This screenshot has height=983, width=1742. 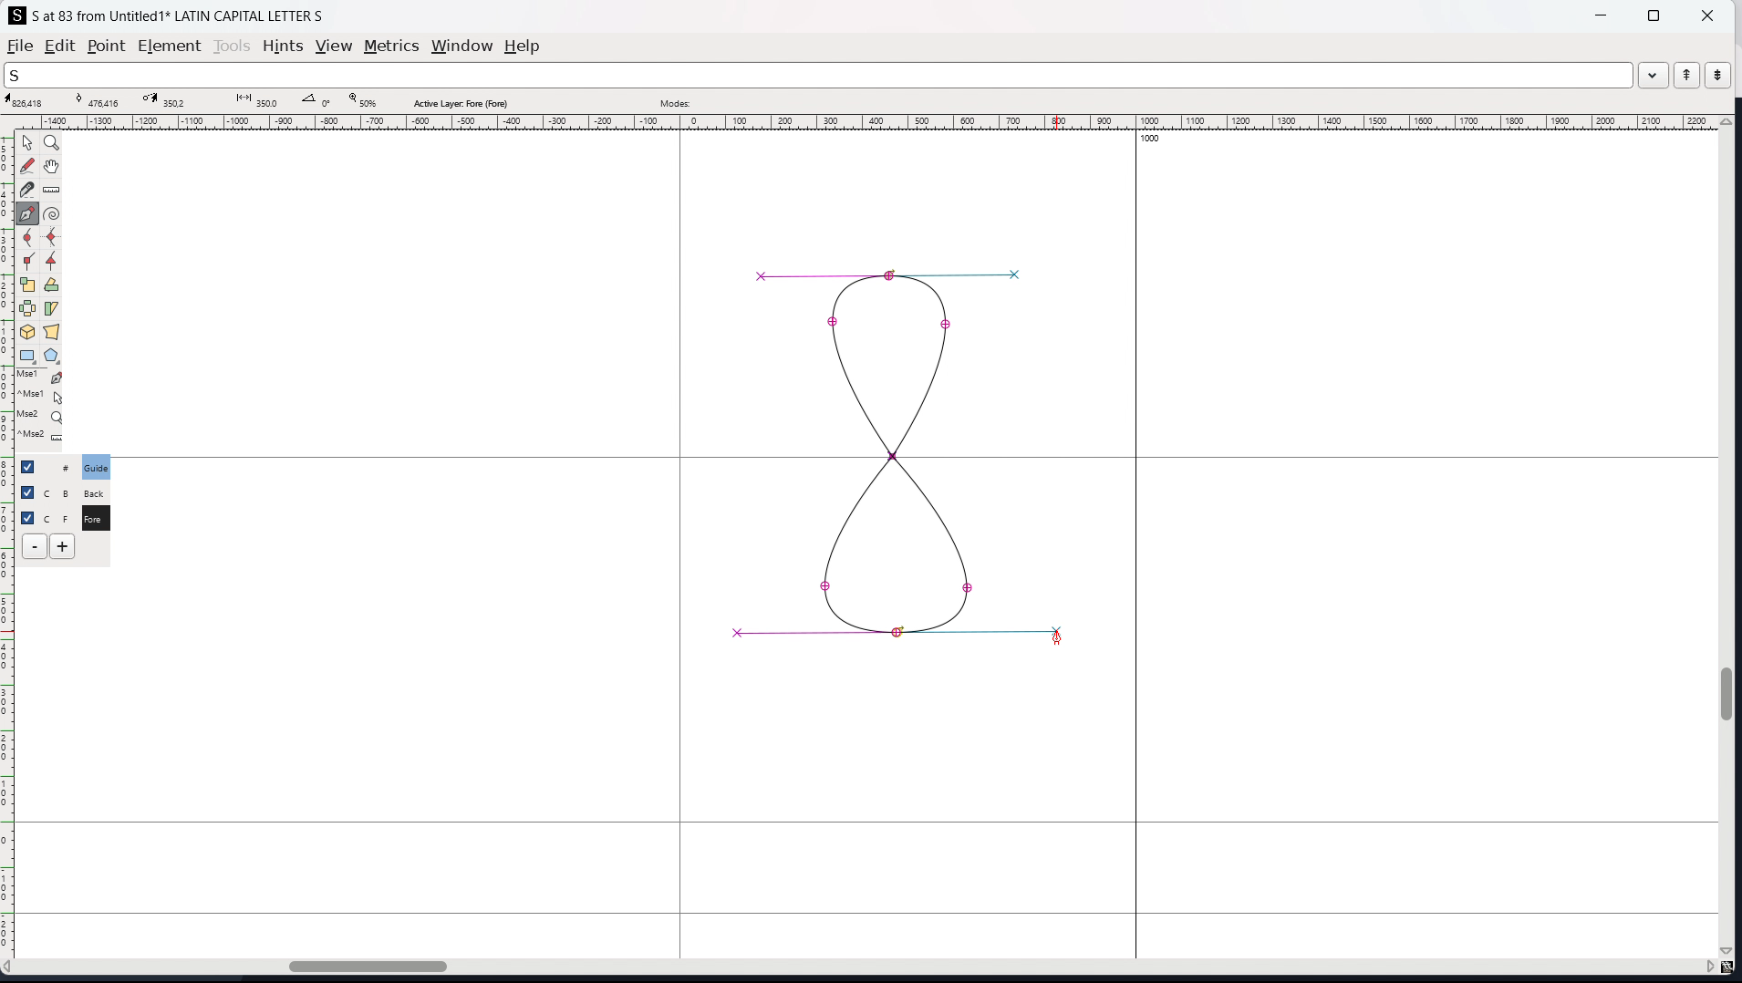 I want to click on horizontal ruler, so click(x=862, y=122).